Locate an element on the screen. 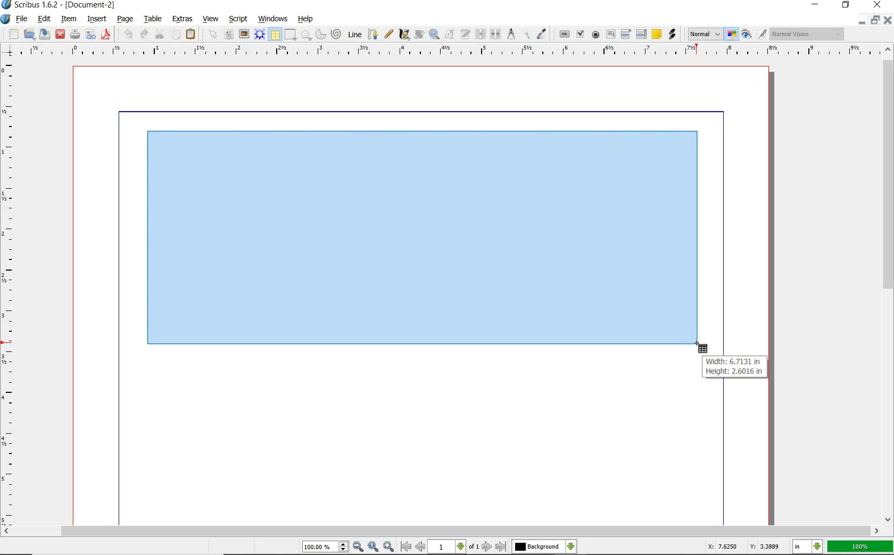  windows is located at coordinates (274, 20).